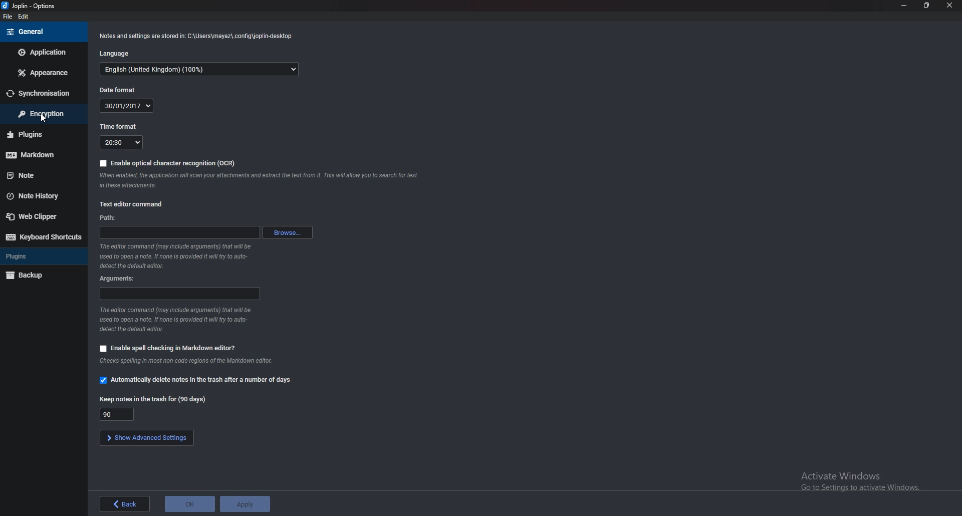 This screenshot has height=516, width=962. What do you see at coordinates (122, 142) in the screenshot?
I see `time format` at bounding box center [122, 142].